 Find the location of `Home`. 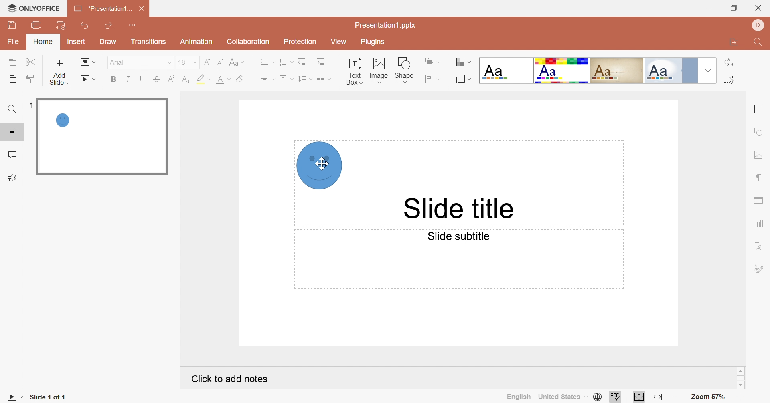

Home is located at coordinates (44, 41).